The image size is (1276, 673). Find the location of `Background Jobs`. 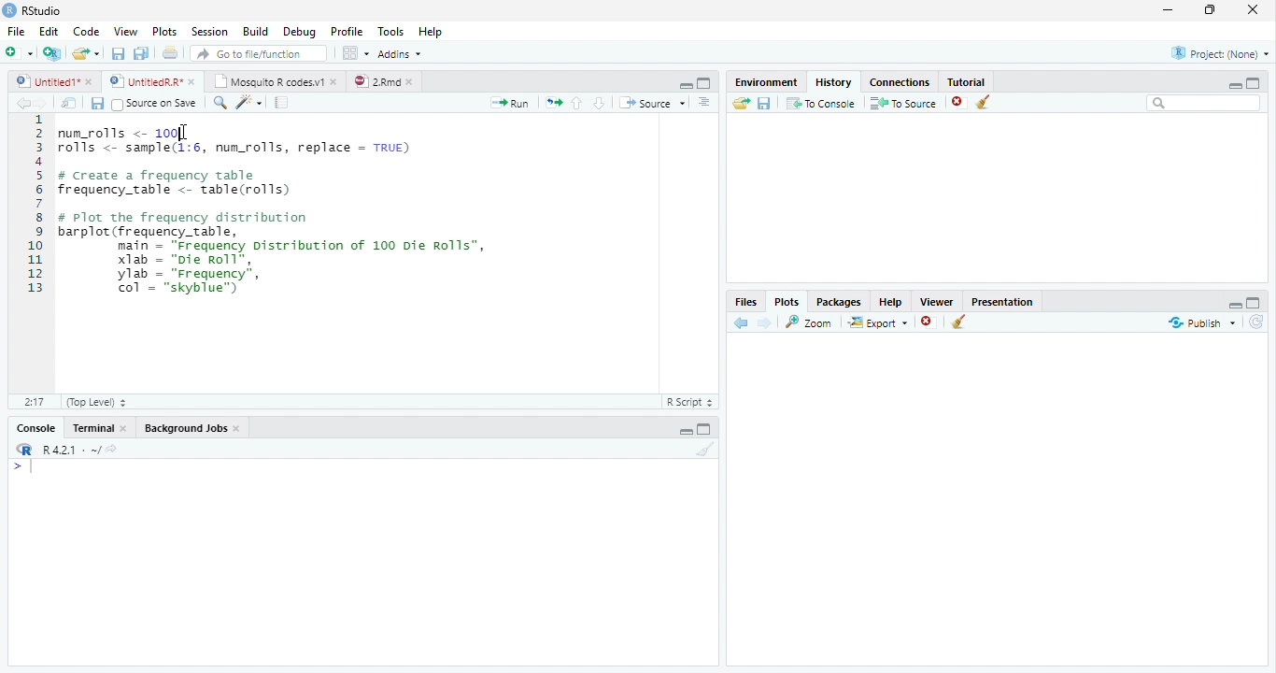

Background Jobs is located at coordinates (193, 426).